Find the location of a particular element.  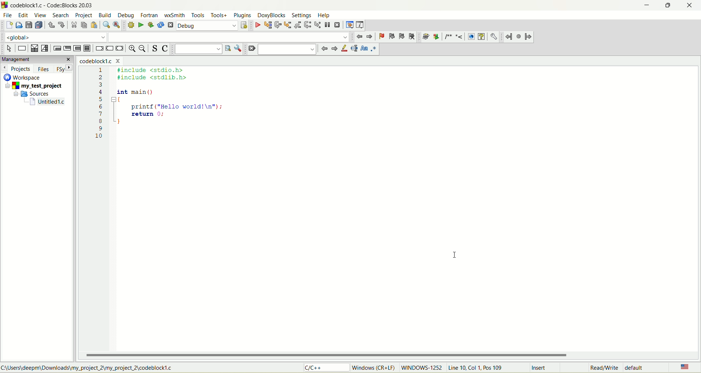

last jump is located at coordinates (519, 36).